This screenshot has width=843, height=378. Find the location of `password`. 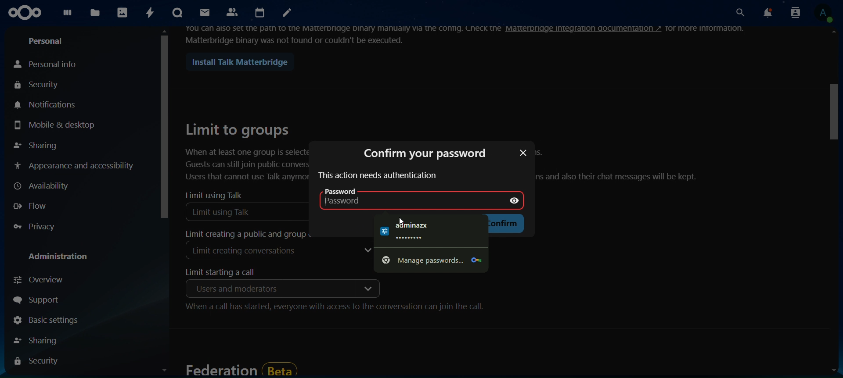

password is located at coordinates (350, 192).